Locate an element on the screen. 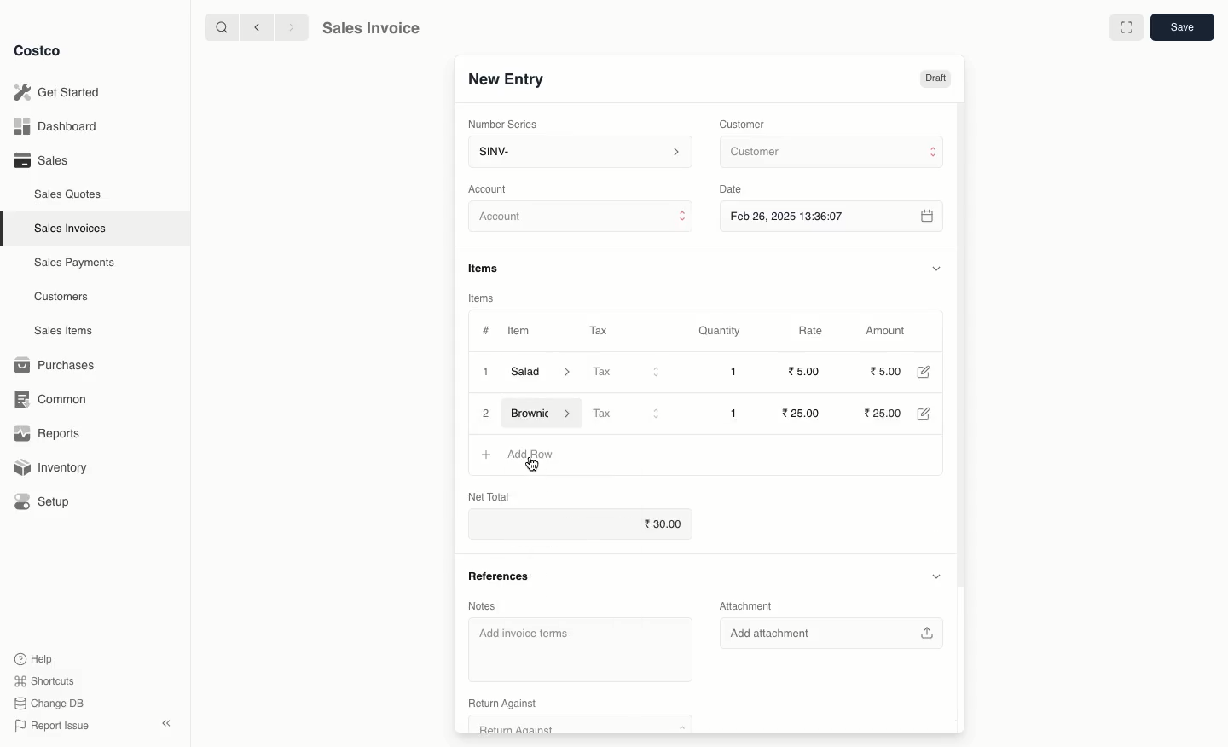  Report Issue is located at coordinates (49, 726).